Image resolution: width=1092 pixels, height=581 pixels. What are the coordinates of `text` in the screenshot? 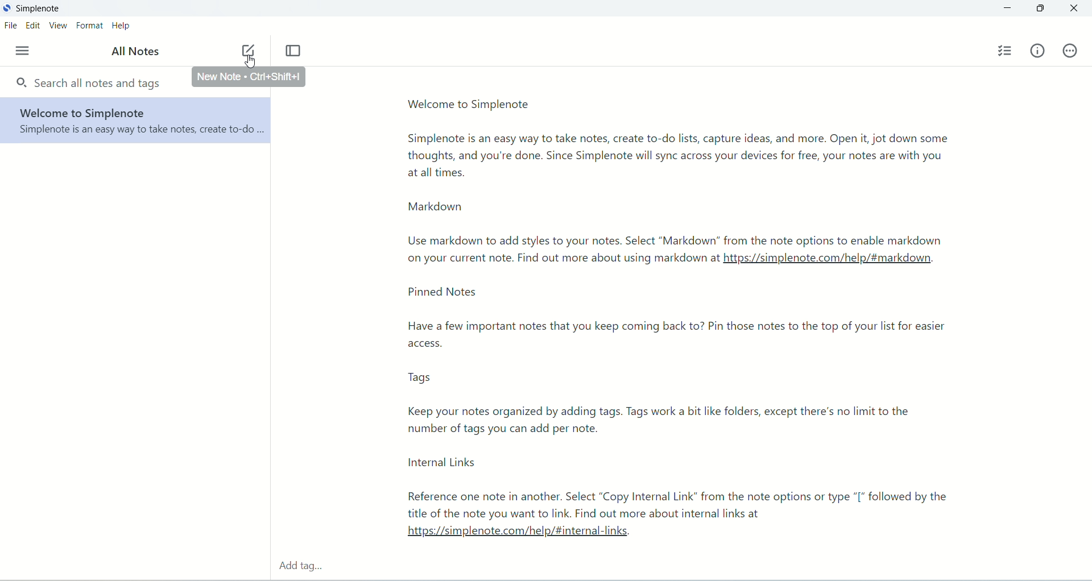 It's located at (668, 321).